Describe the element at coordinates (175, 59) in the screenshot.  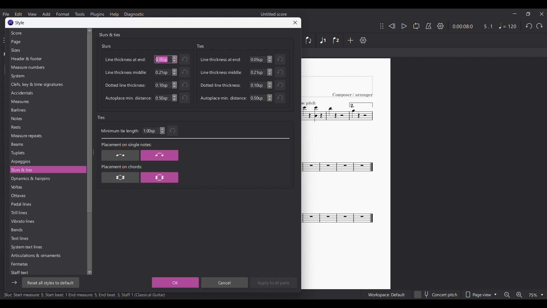
I see `Increase/Decrease line thickness at end` at that location.